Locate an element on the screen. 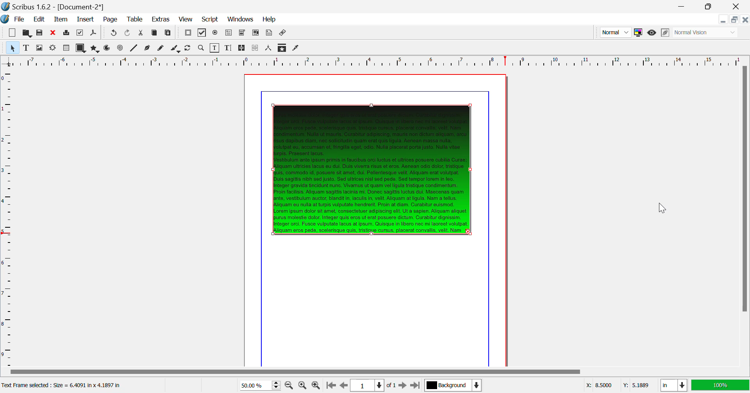 This screenshot has height=393, width=750. Undo is located at coordinates (129, 34).